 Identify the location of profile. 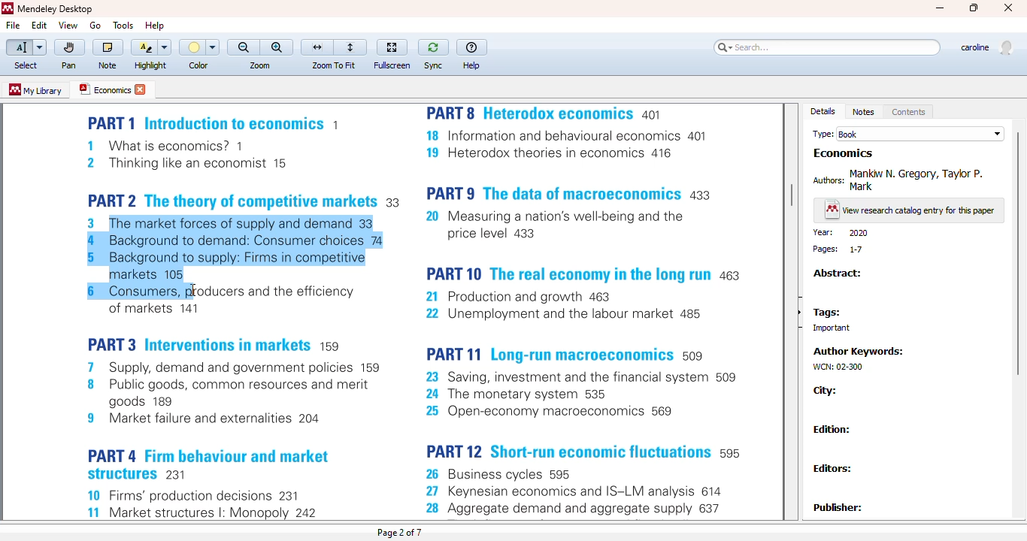
(986, 48).